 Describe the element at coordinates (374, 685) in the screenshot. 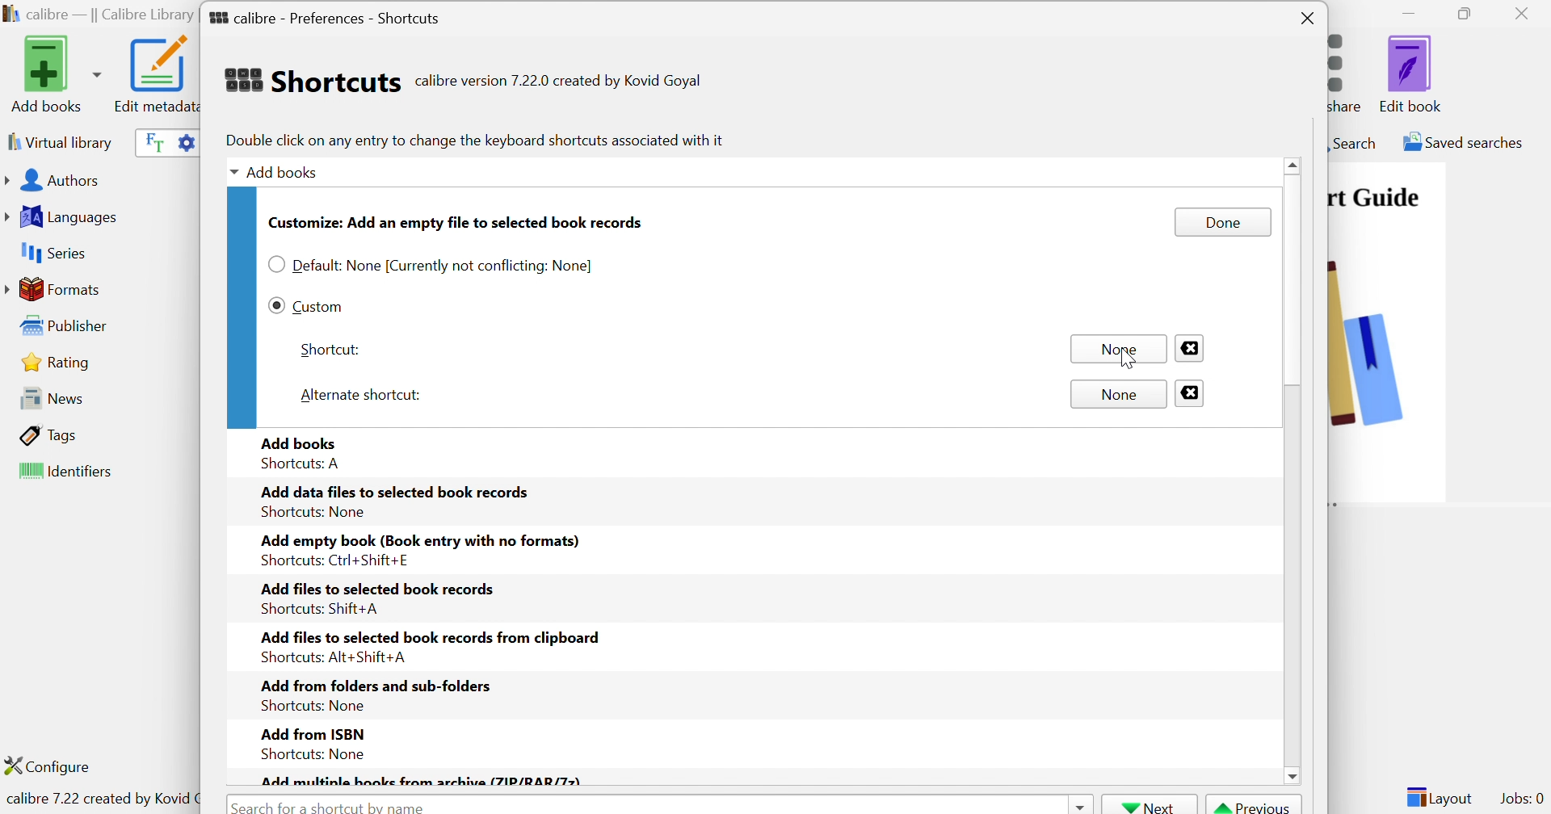

I see `Add from folders and sub-folders` at that location.